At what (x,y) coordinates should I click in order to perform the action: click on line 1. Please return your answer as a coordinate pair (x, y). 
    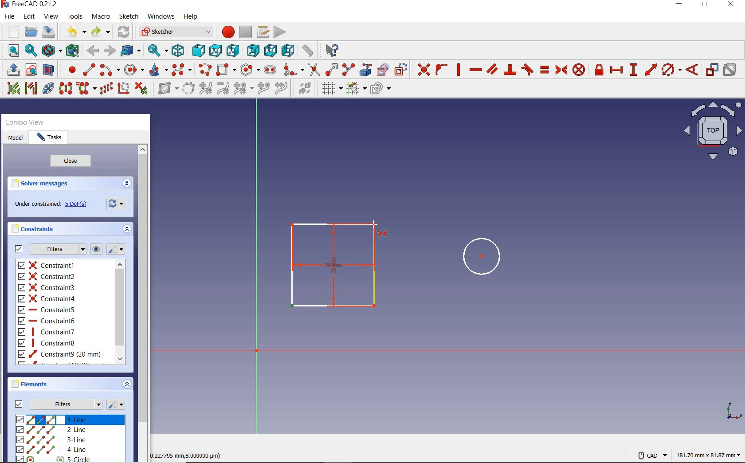
    Looking at the image, I should click on (70, 420).